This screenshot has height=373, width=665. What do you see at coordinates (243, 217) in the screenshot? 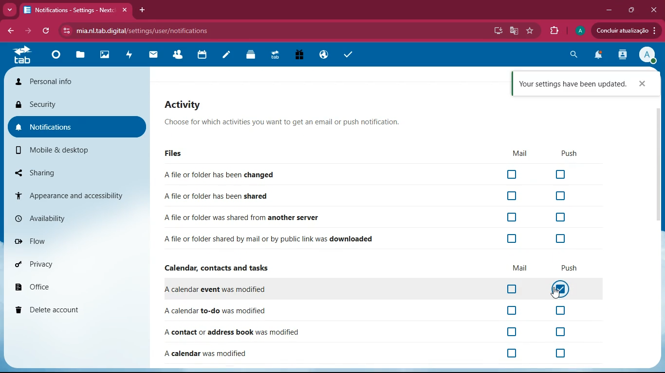
I see `A file or folder was shared from another server` at bounding box center [243, 217].